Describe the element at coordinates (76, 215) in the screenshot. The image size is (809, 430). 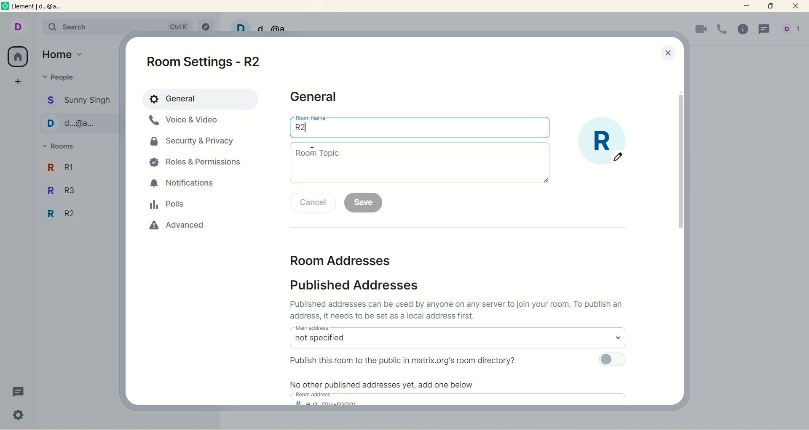
I see `R2` at that location.